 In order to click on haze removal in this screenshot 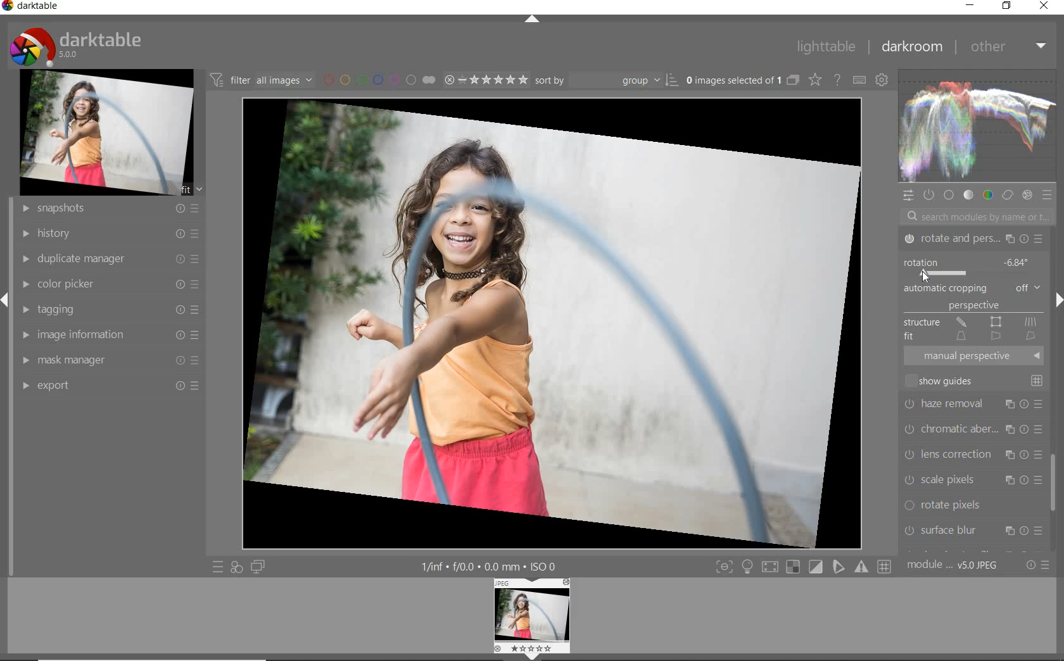, I will do `click(974, 403)`.